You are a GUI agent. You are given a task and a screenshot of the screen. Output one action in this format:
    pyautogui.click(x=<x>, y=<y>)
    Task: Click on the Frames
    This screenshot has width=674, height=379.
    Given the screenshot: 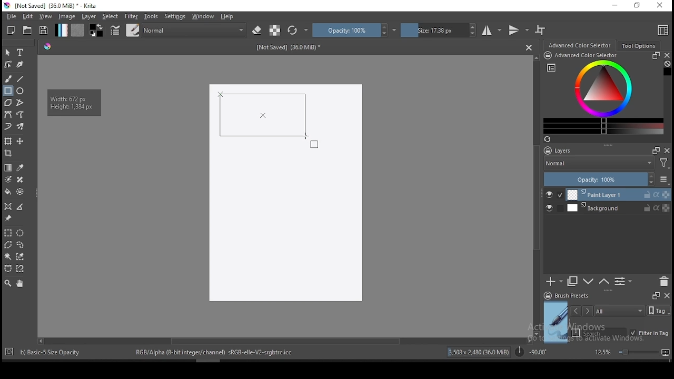 What is the action you would take?
    pyautogui.click(x=653, y=150)
    